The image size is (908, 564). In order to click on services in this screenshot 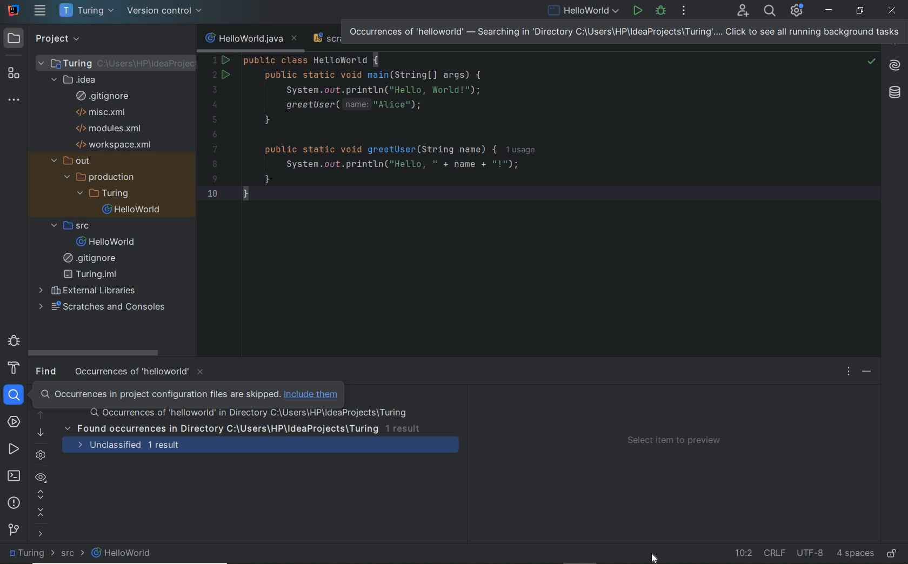, I will do `click(15, 422)`.